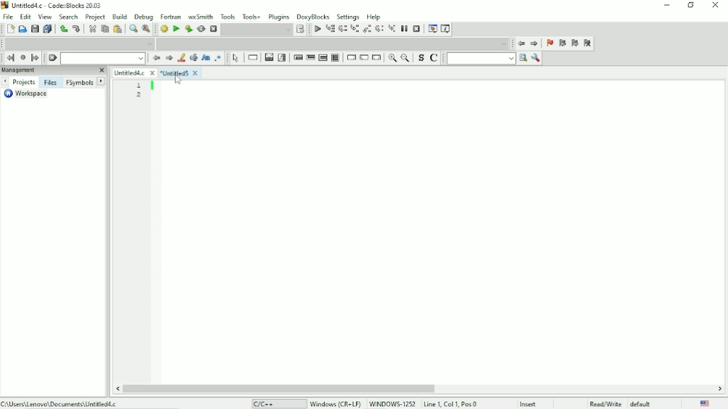  Describe the element at coordinates (181, 57) in the screenshot. I see `Highlight` at that location.